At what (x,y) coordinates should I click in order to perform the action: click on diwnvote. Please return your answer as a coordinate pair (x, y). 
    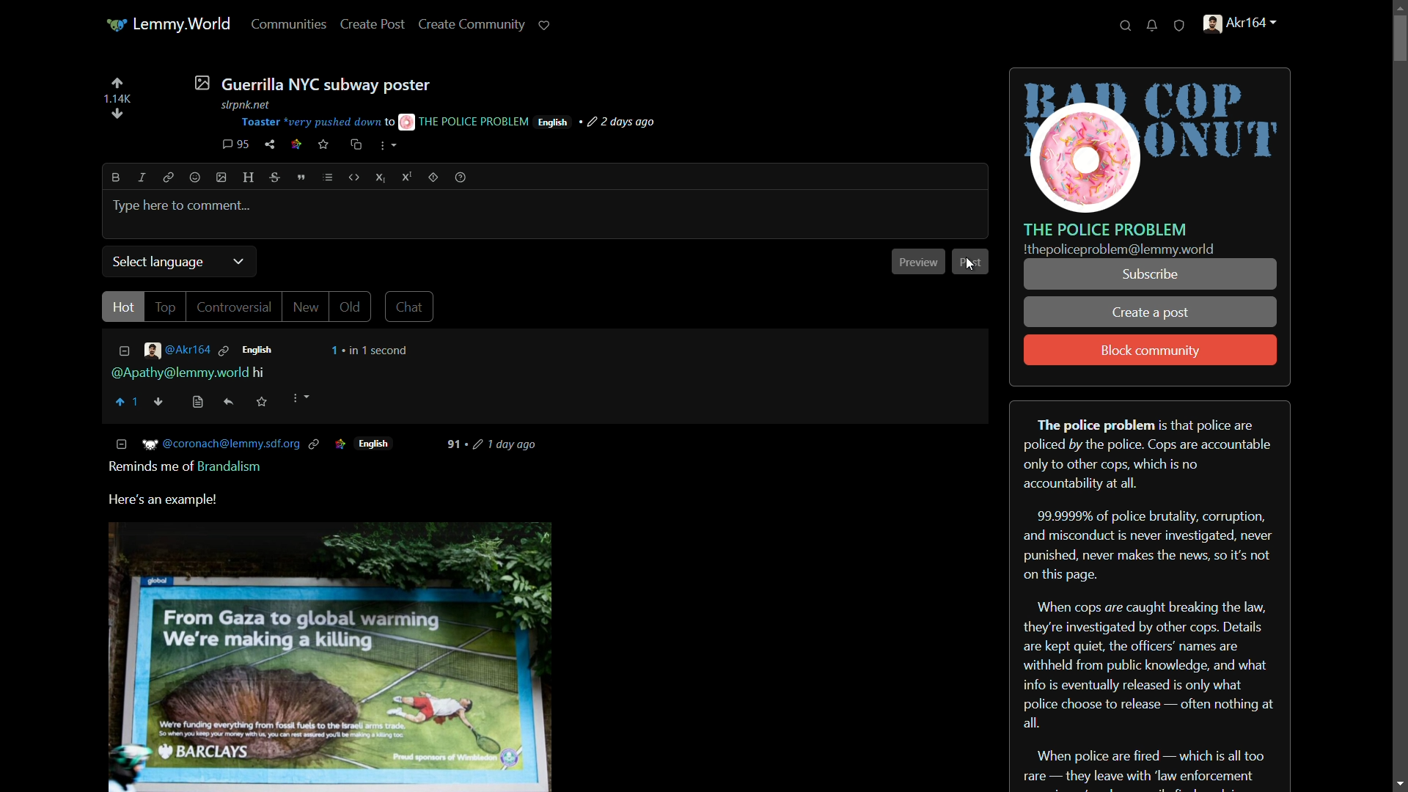
    Looking at the image, I should click on (117, 115).